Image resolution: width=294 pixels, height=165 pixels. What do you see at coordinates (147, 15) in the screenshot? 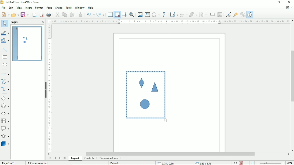
I see `Insert text box` at bounding box center [147, 15].